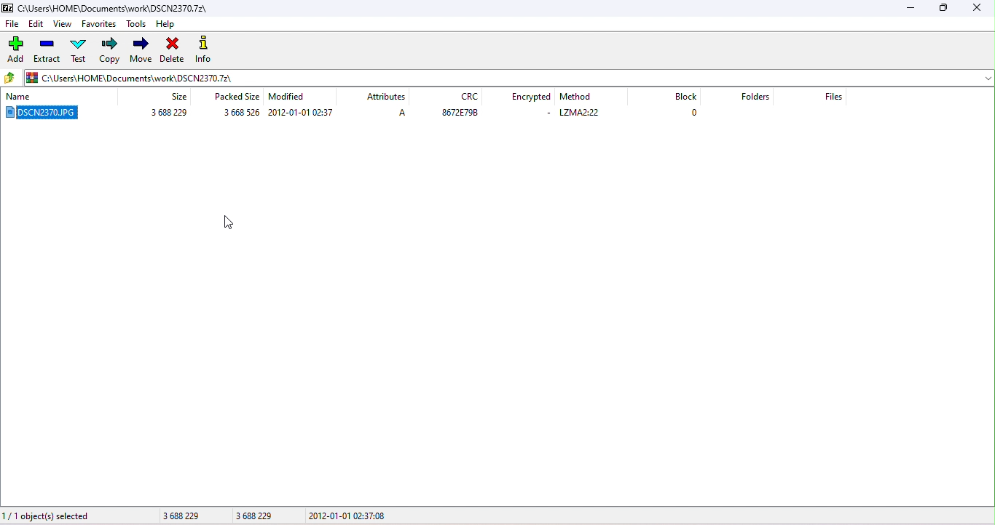  Describe the element at coordinates (977, 9) in the screenshot. I see `close` at that location.